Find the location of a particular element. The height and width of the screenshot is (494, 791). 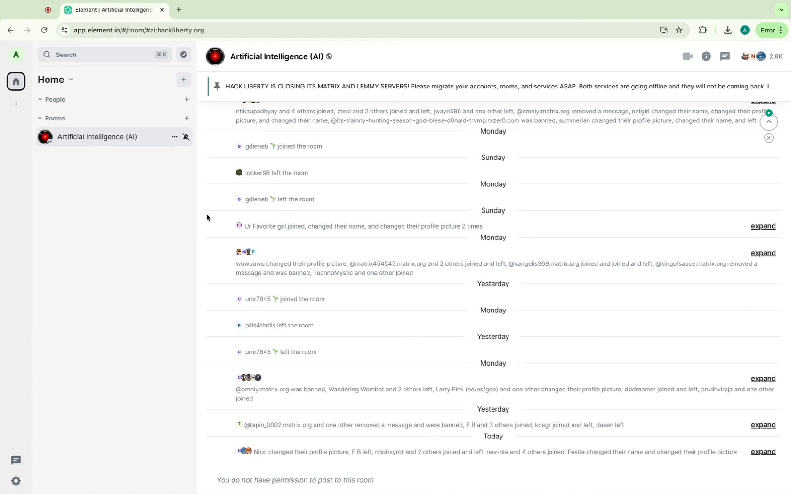

message is located at coordinates (283, 350).